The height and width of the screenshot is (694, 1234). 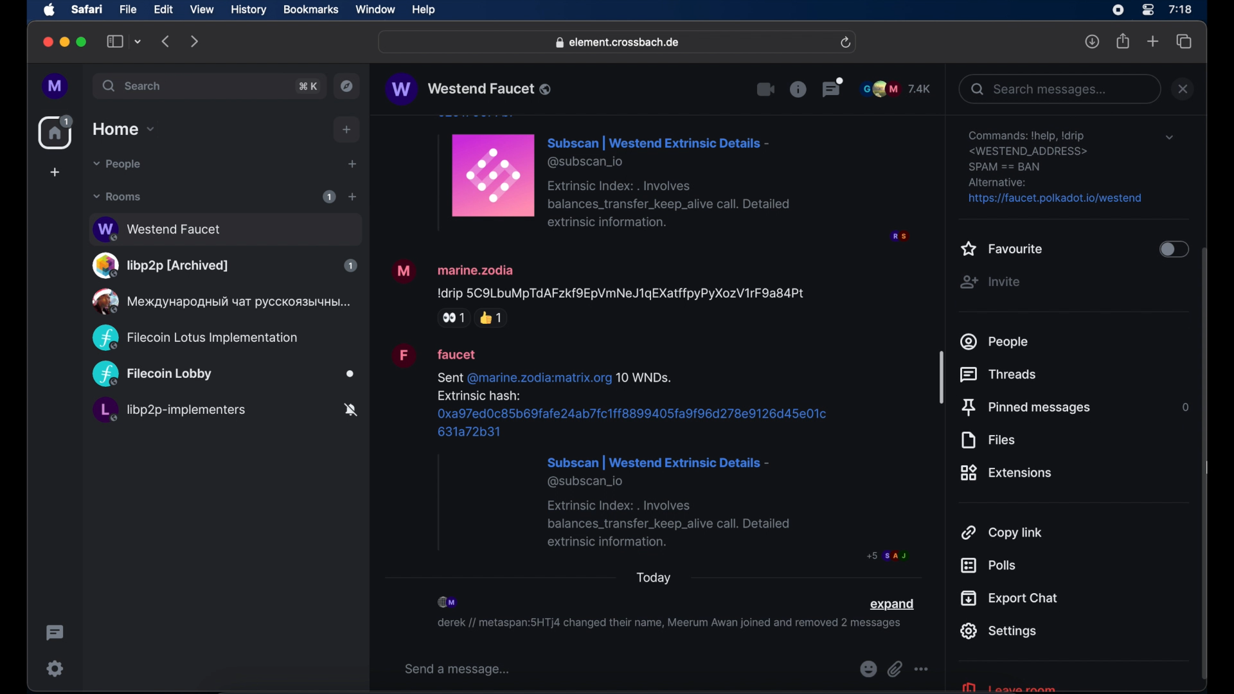 I want to click on , so click(x=119, y=165).